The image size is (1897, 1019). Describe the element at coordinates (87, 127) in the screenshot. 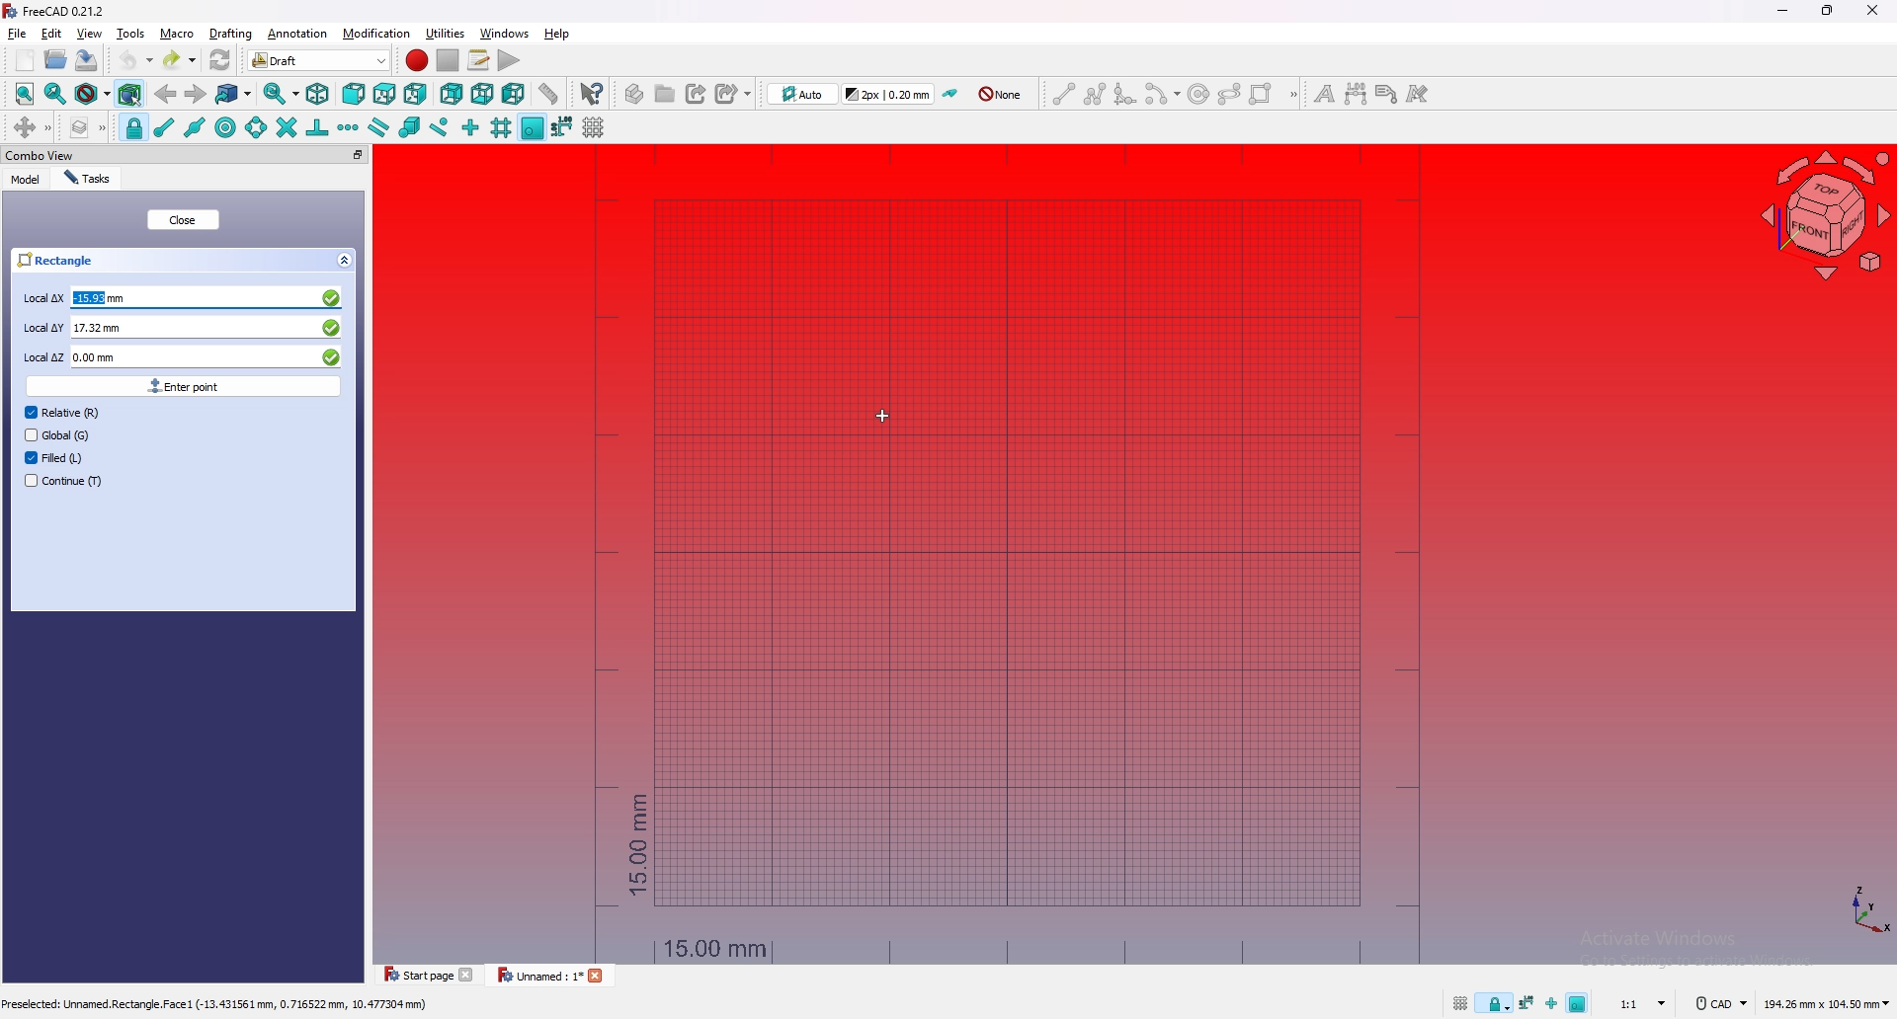

I see `manage layers` at that location.